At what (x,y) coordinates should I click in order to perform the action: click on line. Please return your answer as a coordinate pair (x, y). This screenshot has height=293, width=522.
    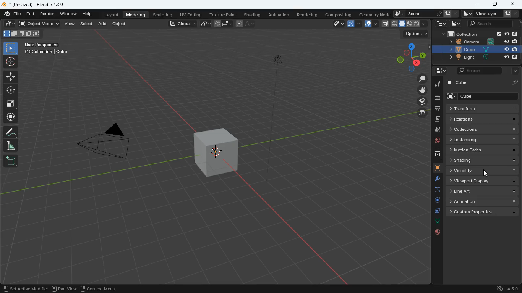
    Looking at the image, I should click on (245, 23).